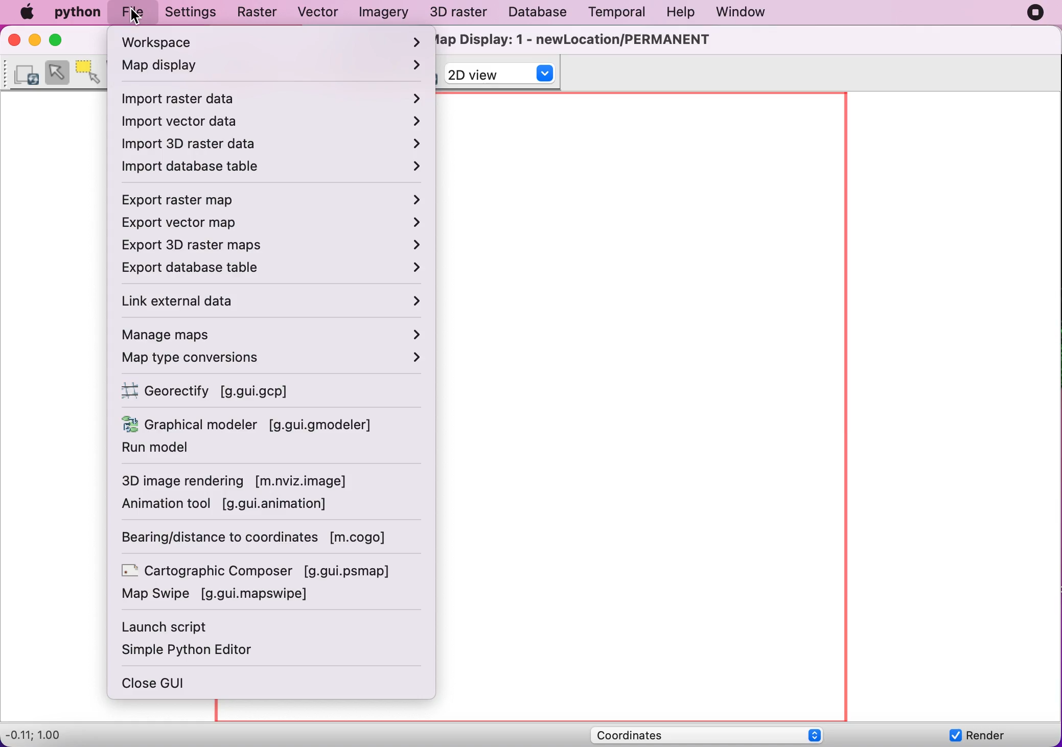 Image resolution: width=1062 pixels, height=747 pixels. Describe the element at coordinates (275, 302) in the screenshot. I see `link external data` at that location.